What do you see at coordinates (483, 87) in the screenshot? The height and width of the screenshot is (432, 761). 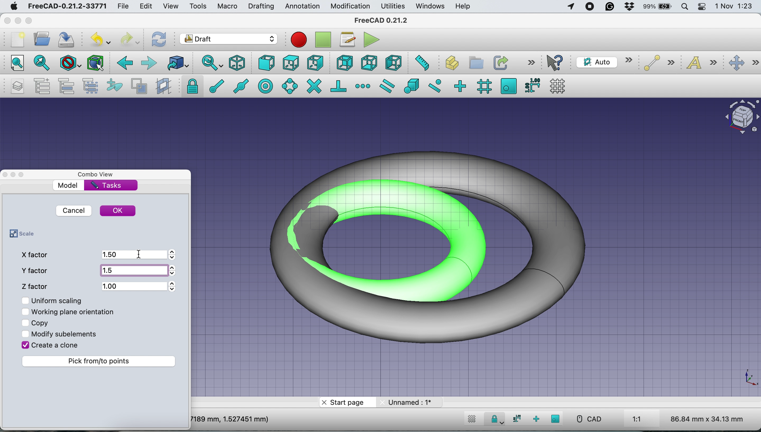 I see `snap grid` at bounding box center [483, 87].